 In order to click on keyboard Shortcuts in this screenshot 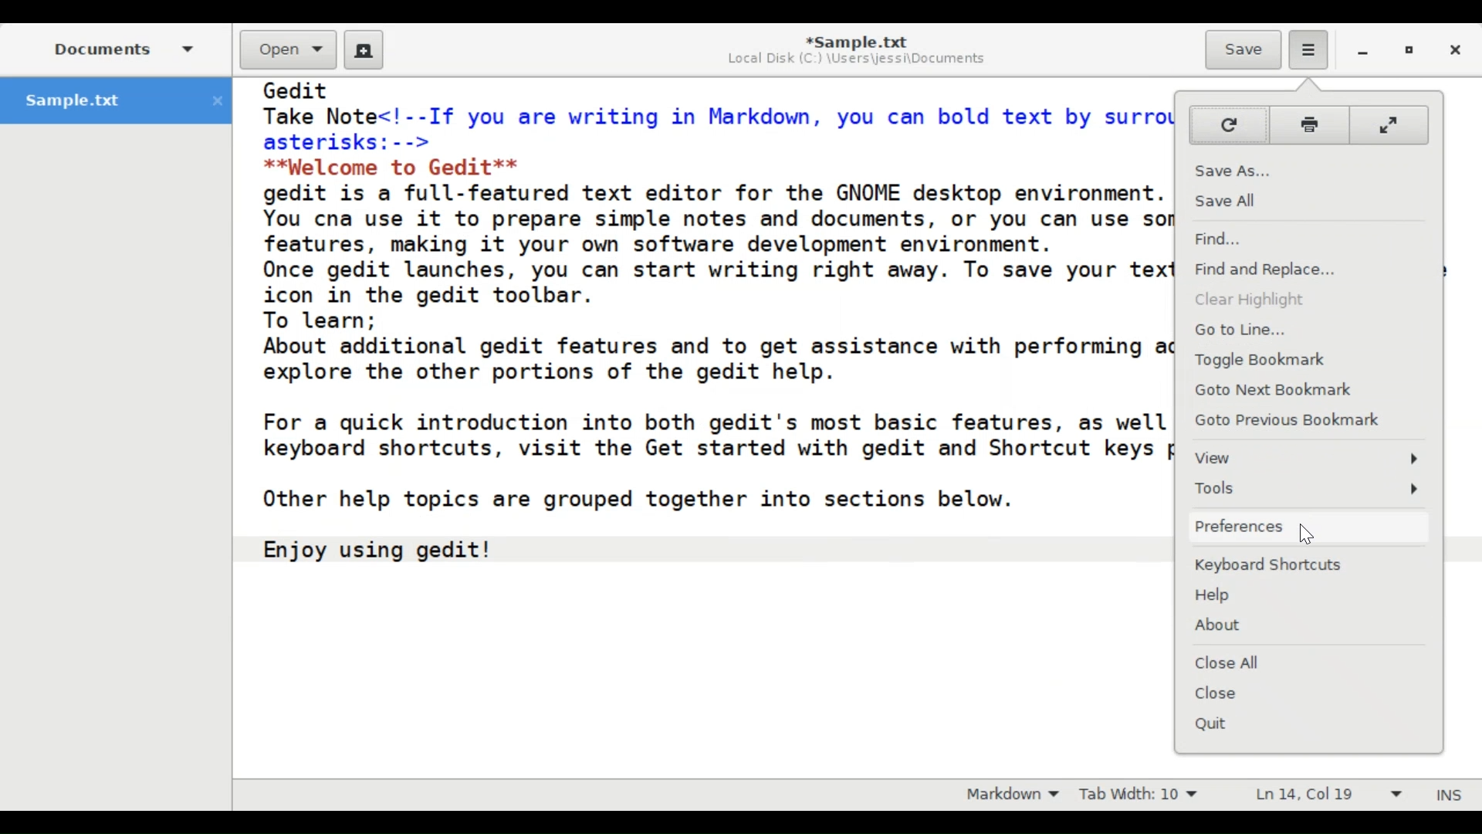, I will do `click(1311, 565)`.